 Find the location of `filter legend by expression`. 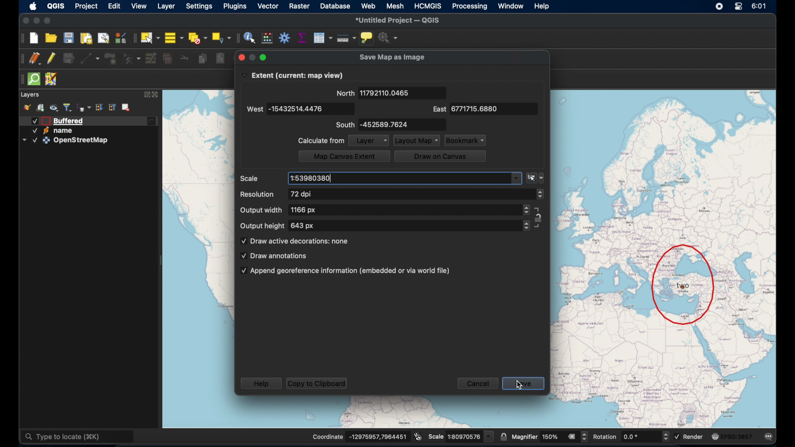

filter legend by expression is located at coordinates (84, 106).